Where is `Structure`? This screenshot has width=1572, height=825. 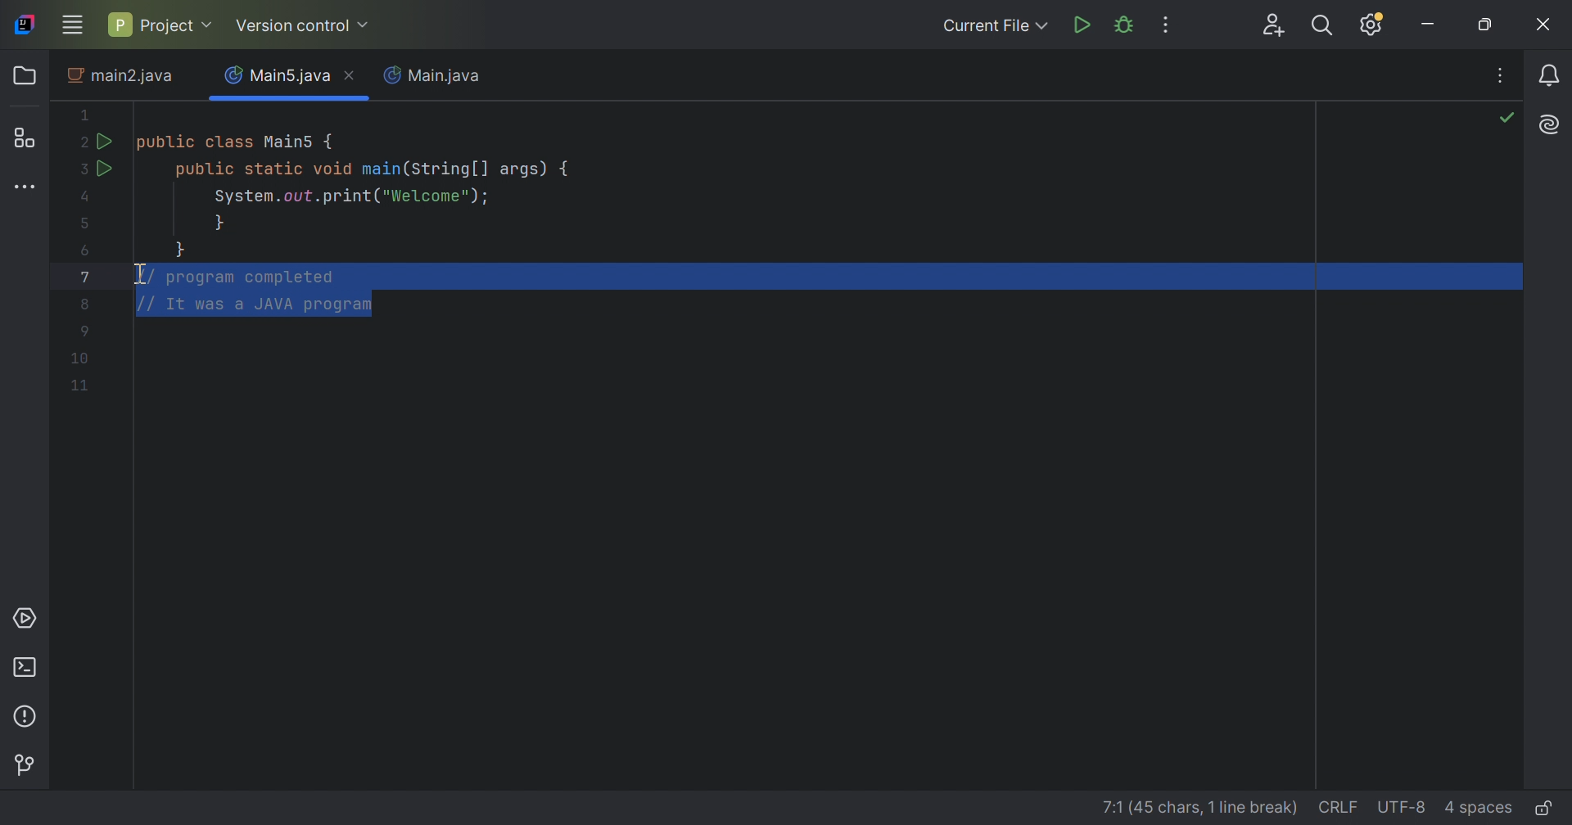
Structure is located at coordinates (29, 137).